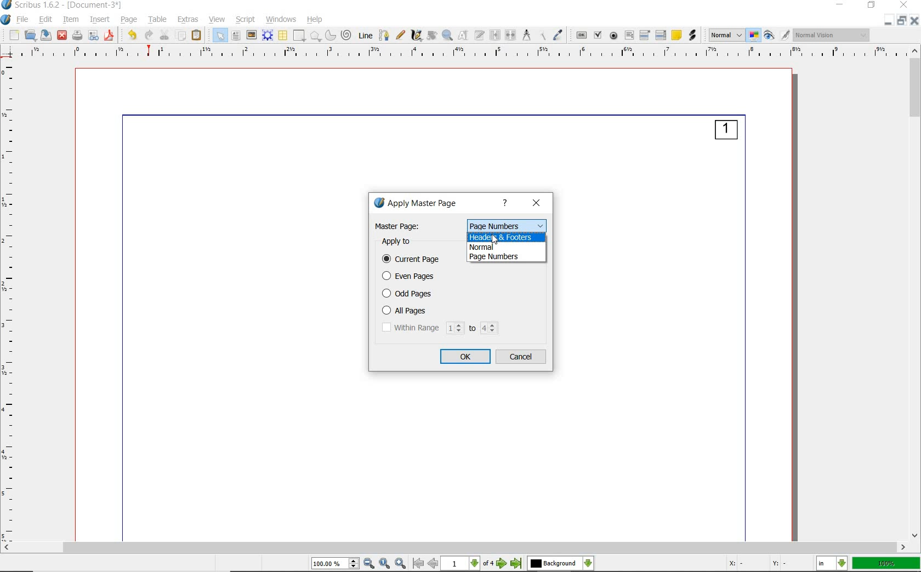  Describe the element at coordinates (842, 4) in the screenshot. I see `minimize` at that location.